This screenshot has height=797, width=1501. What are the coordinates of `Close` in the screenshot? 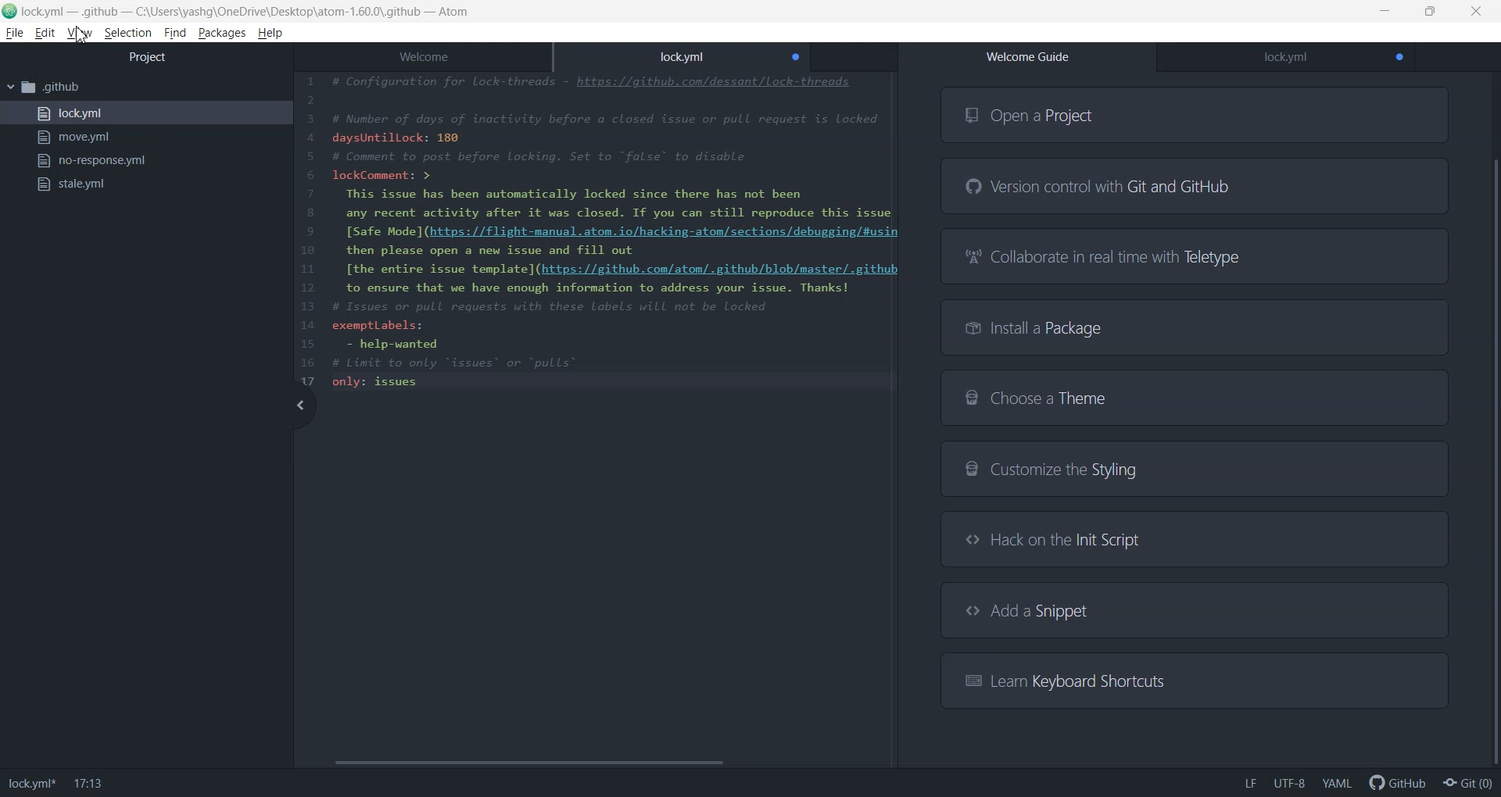 It's located at (1478, 11).